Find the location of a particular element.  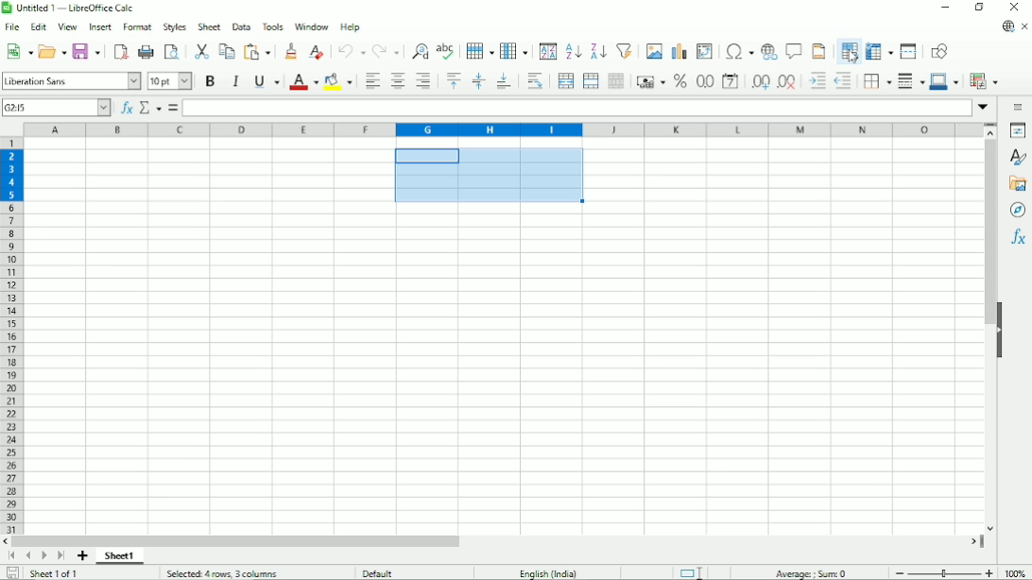

Styles is located at coordinates (1017, 158).